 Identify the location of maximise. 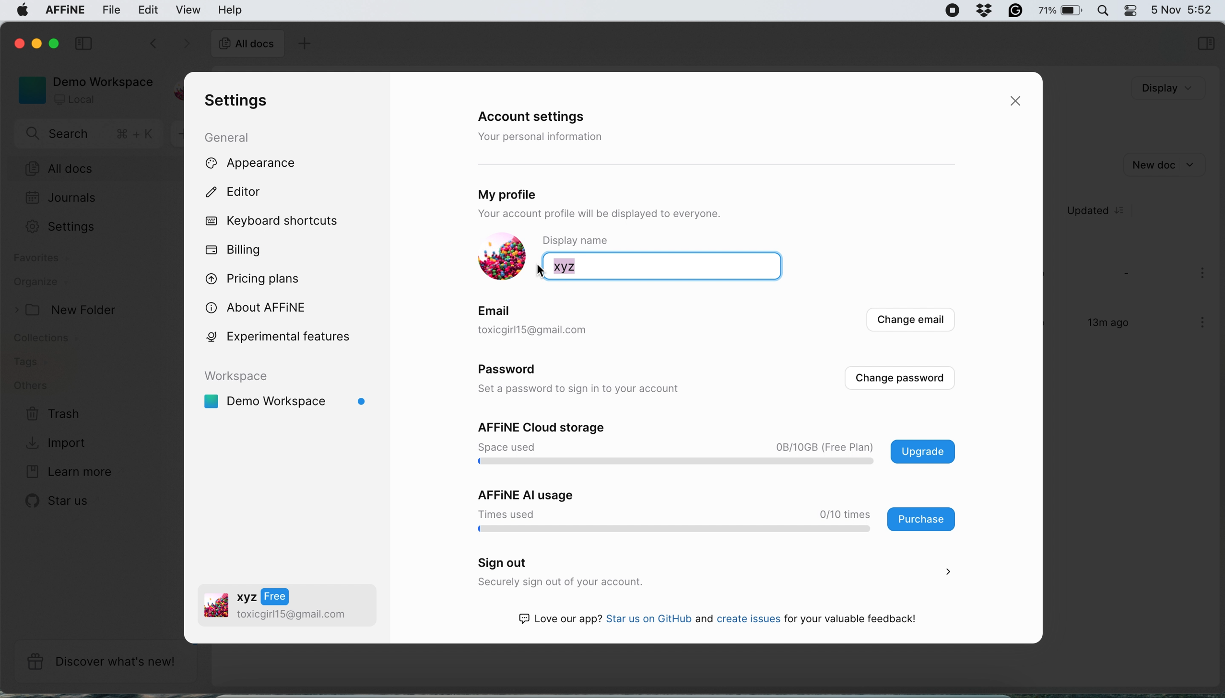
(57, 43).